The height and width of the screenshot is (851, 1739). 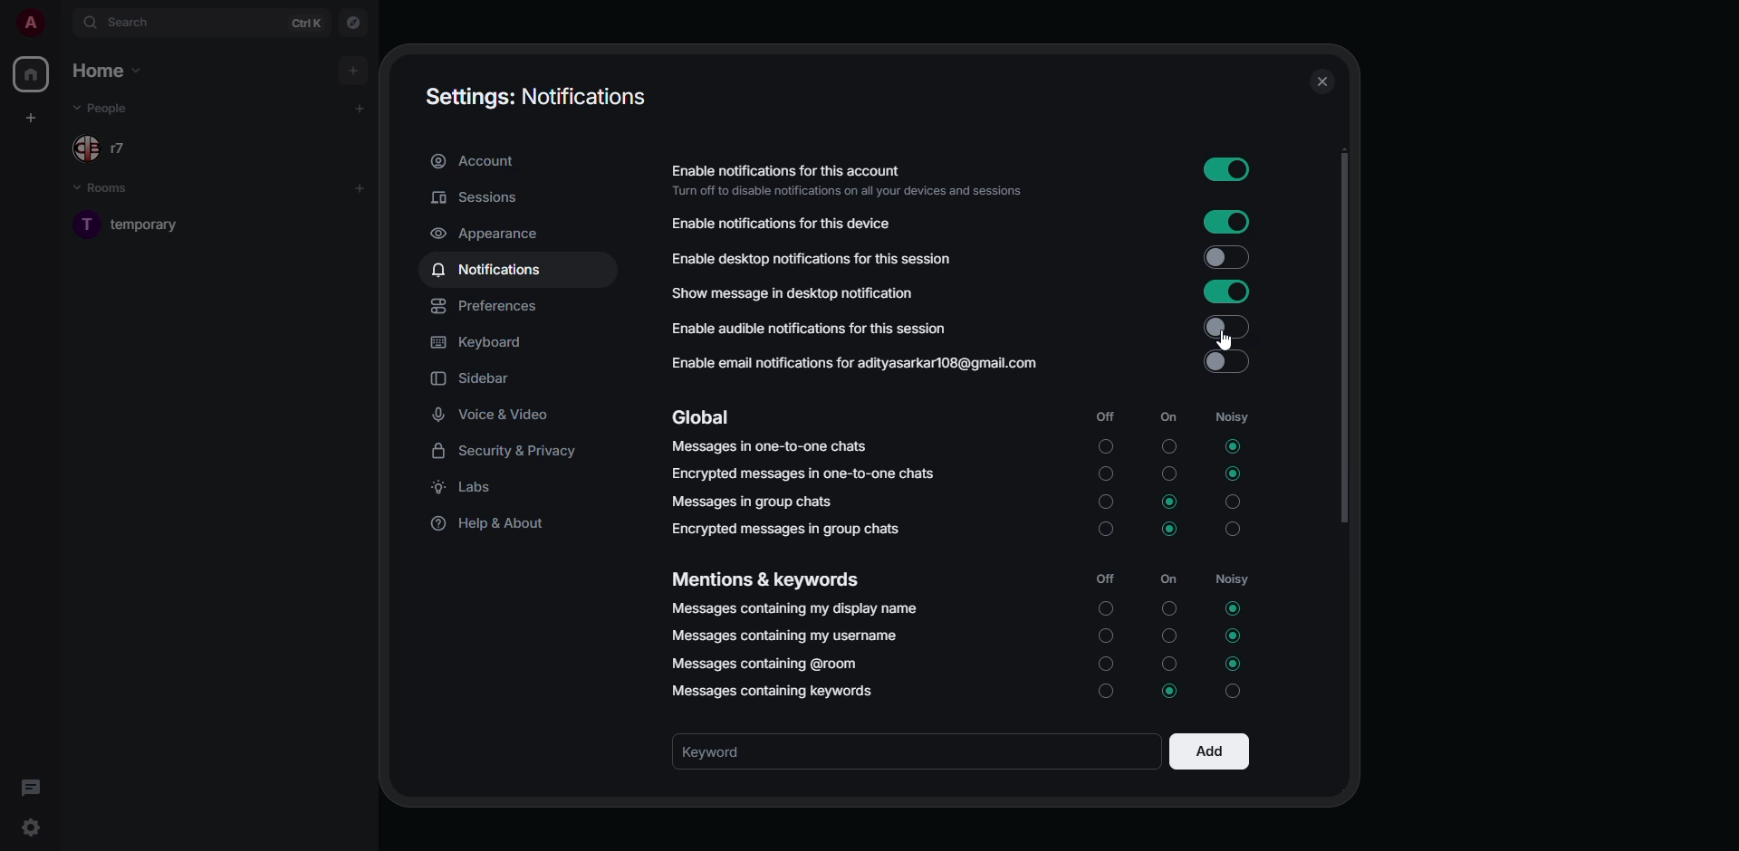 I want to click on On Unselected, so click(x=1169, y=475).